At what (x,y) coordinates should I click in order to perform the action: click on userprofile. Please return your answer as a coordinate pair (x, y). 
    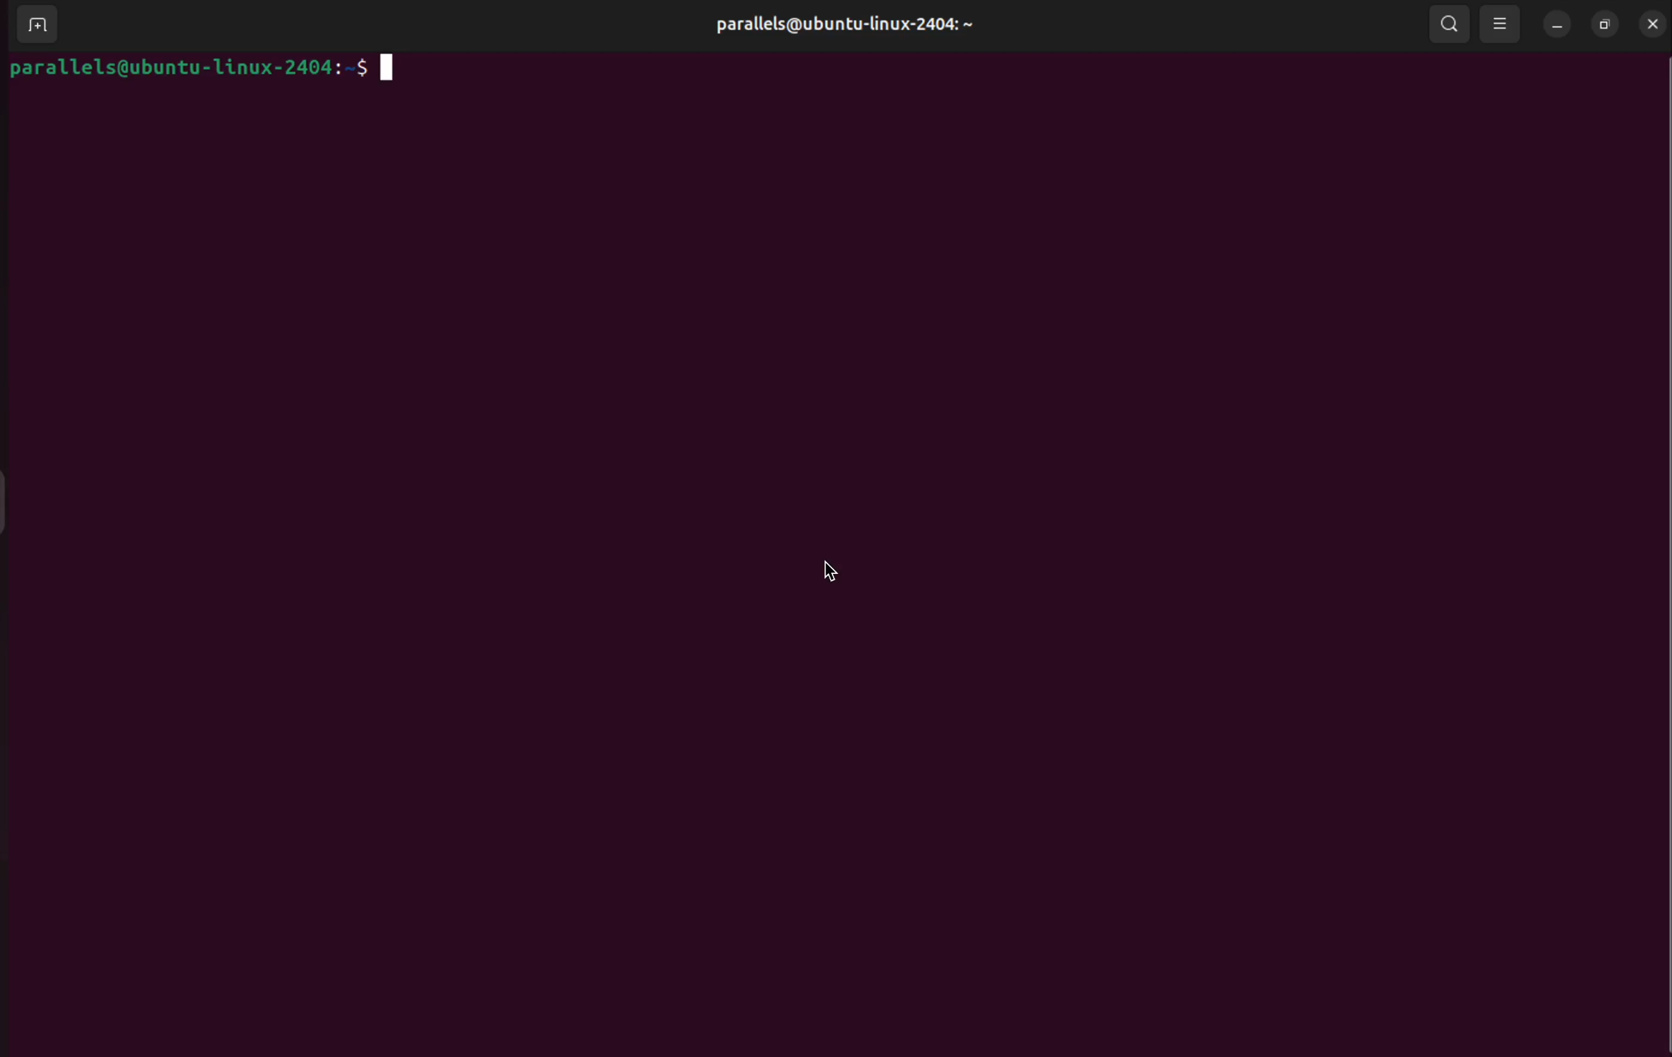
    Looking at the image, I should click on (850, 26).